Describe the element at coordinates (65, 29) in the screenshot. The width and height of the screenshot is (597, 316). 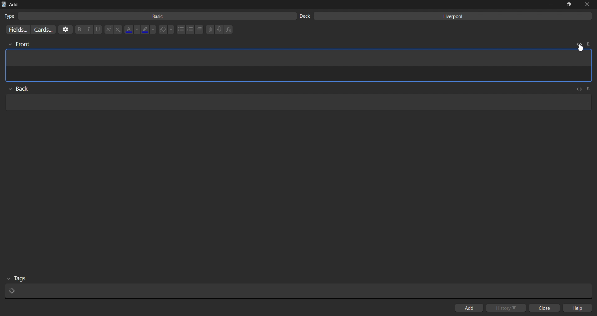
I see `options` at that location.